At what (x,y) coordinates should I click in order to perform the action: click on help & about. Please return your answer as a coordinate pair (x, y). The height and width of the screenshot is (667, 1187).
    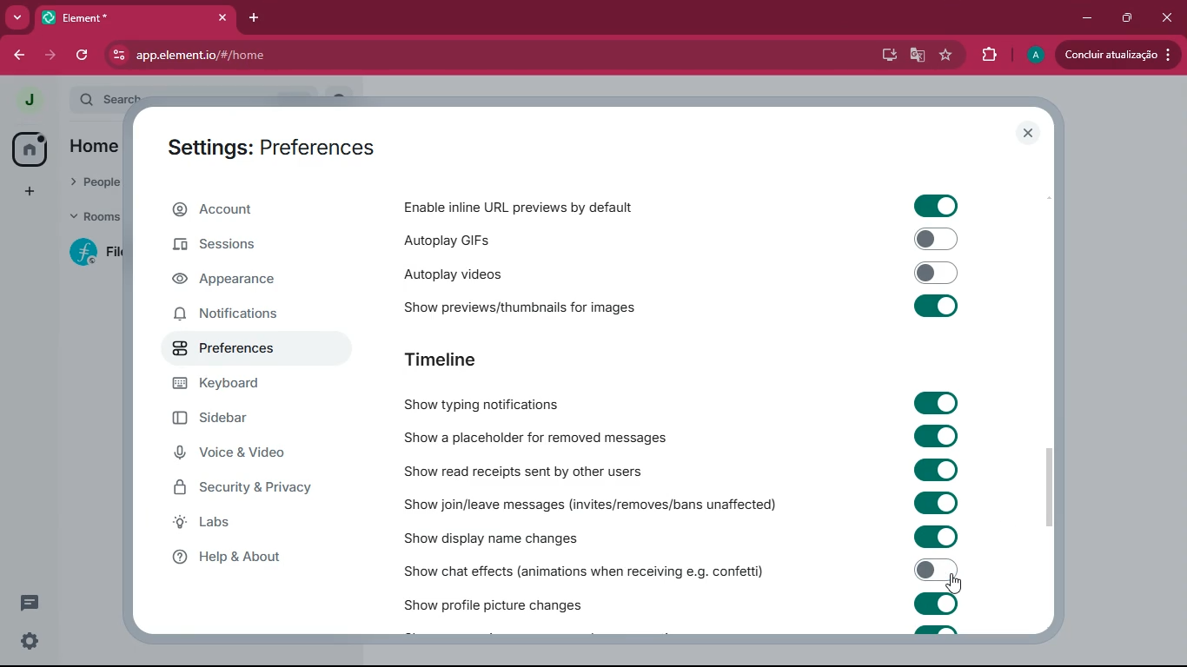
    Looking at the image, I should click on (250, 555).